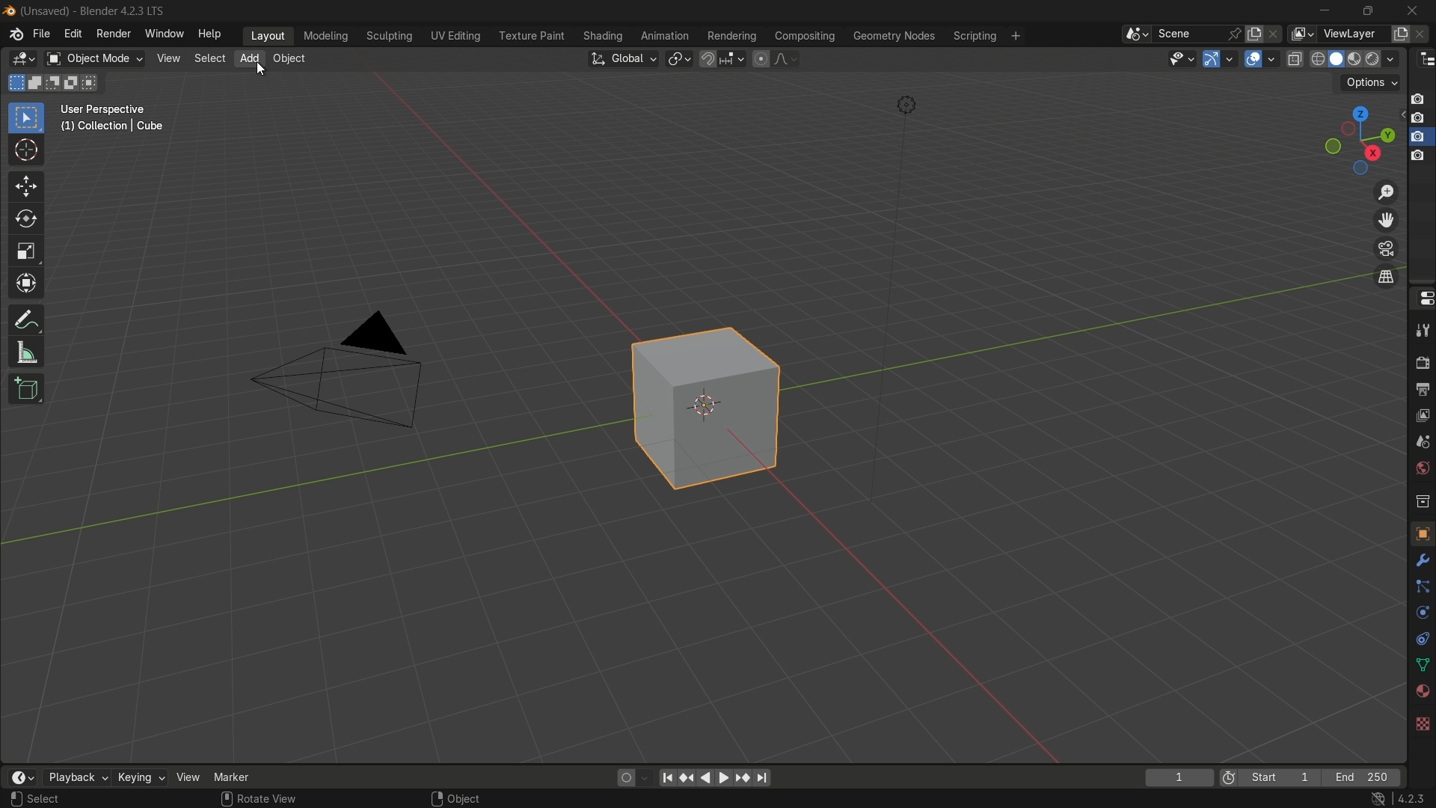 Image resolution: width=1436 pixels, height=808 pixels. Describe the element at coordinates (269, 35) in the screenshot. I see `layout` at that location.